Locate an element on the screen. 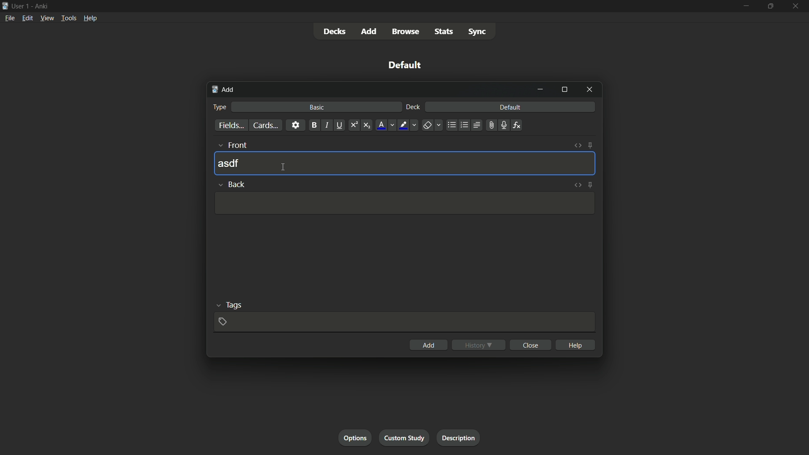 The height and width of the screenshot is (455, 809). underline is located at coordinates (340, 125).